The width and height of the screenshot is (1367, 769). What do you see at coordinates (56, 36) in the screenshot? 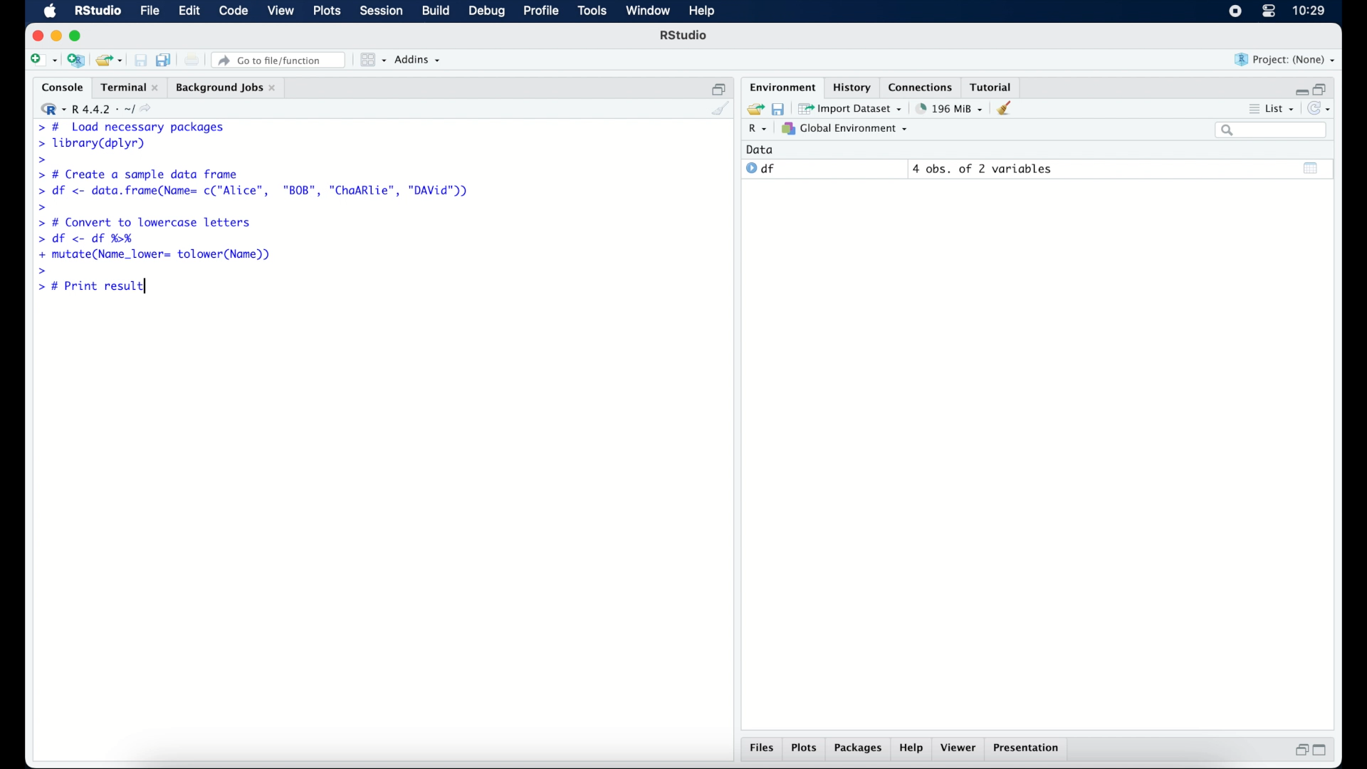
I see `minimize` at bounding box center [56, 36].